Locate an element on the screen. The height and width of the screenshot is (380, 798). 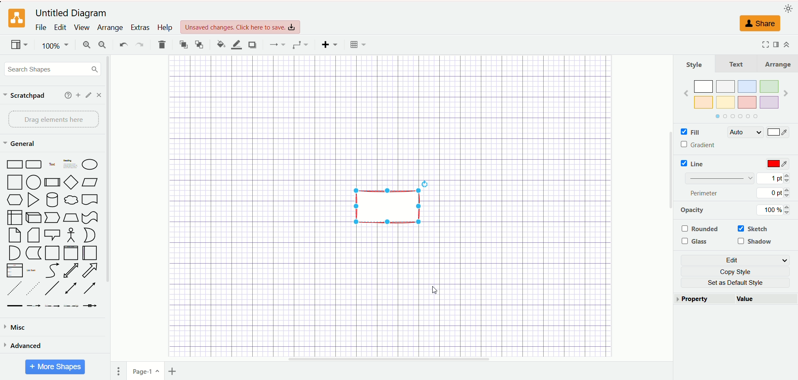
edit is located at coordinates (59, 27).